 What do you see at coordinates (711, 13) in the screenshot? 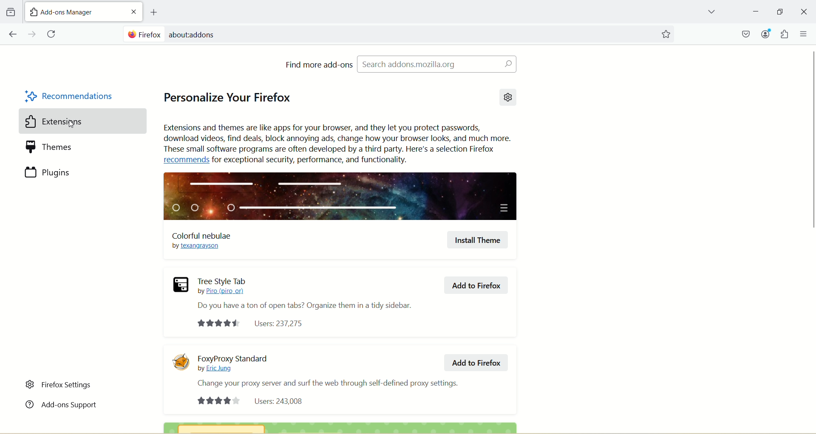
I see `Drop down box` at bounding box center [711, 13].